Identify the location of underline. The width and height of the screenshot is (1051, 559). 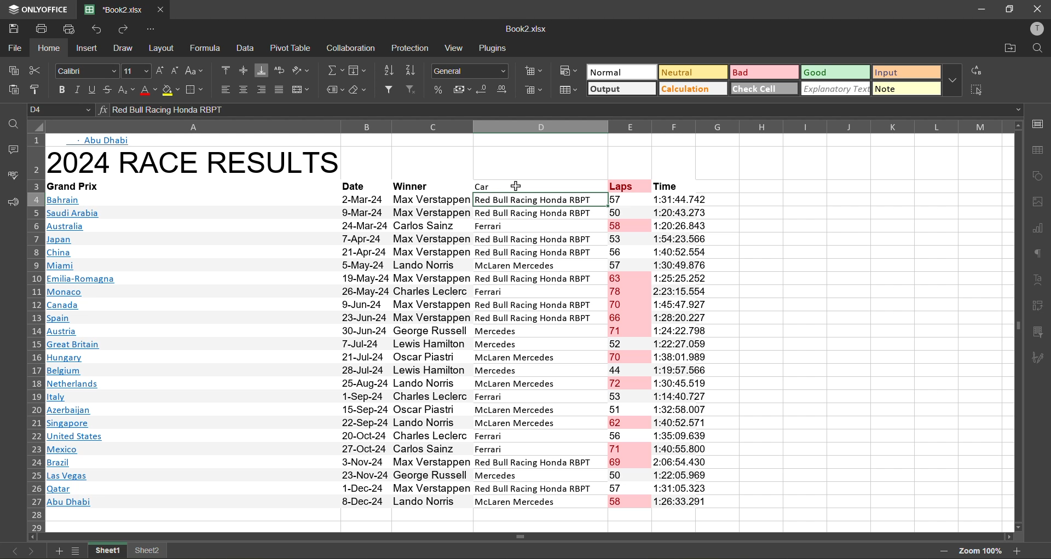
(95, 90).